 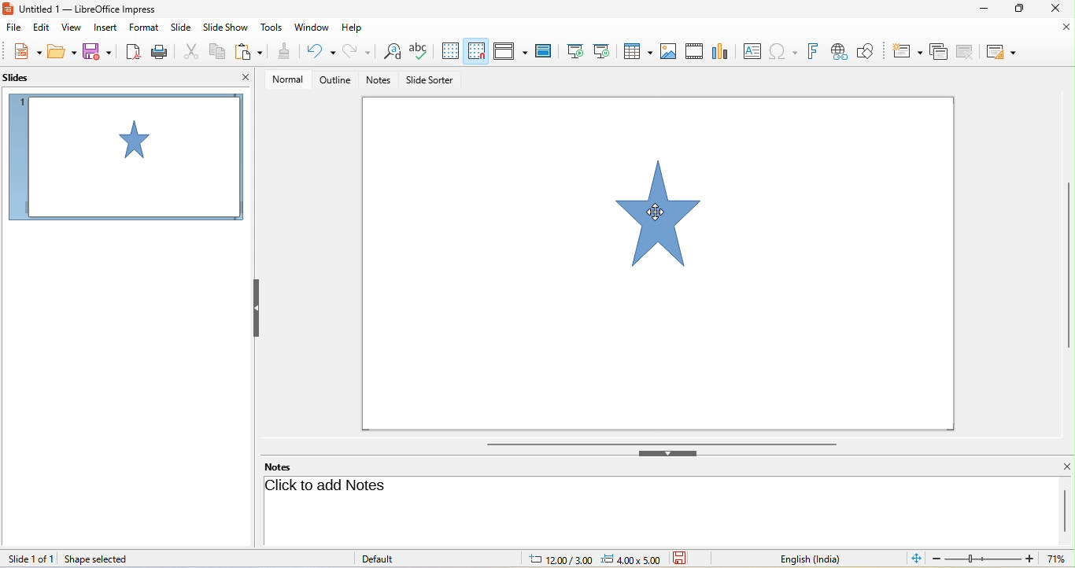 I want to click on slide layout, so click(x=1002, y=53).